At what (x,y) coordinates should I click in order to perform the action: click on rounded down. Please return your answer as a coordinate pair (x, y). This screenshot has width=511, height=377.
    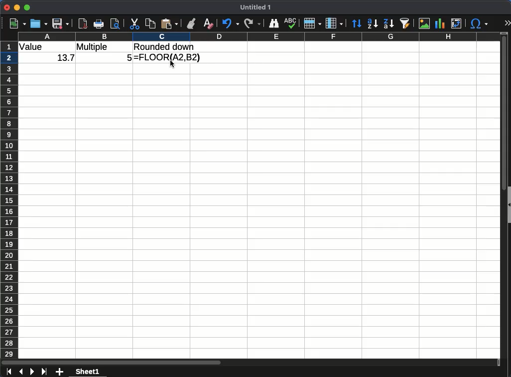
    Looking at the image, I should click on (165, 46).